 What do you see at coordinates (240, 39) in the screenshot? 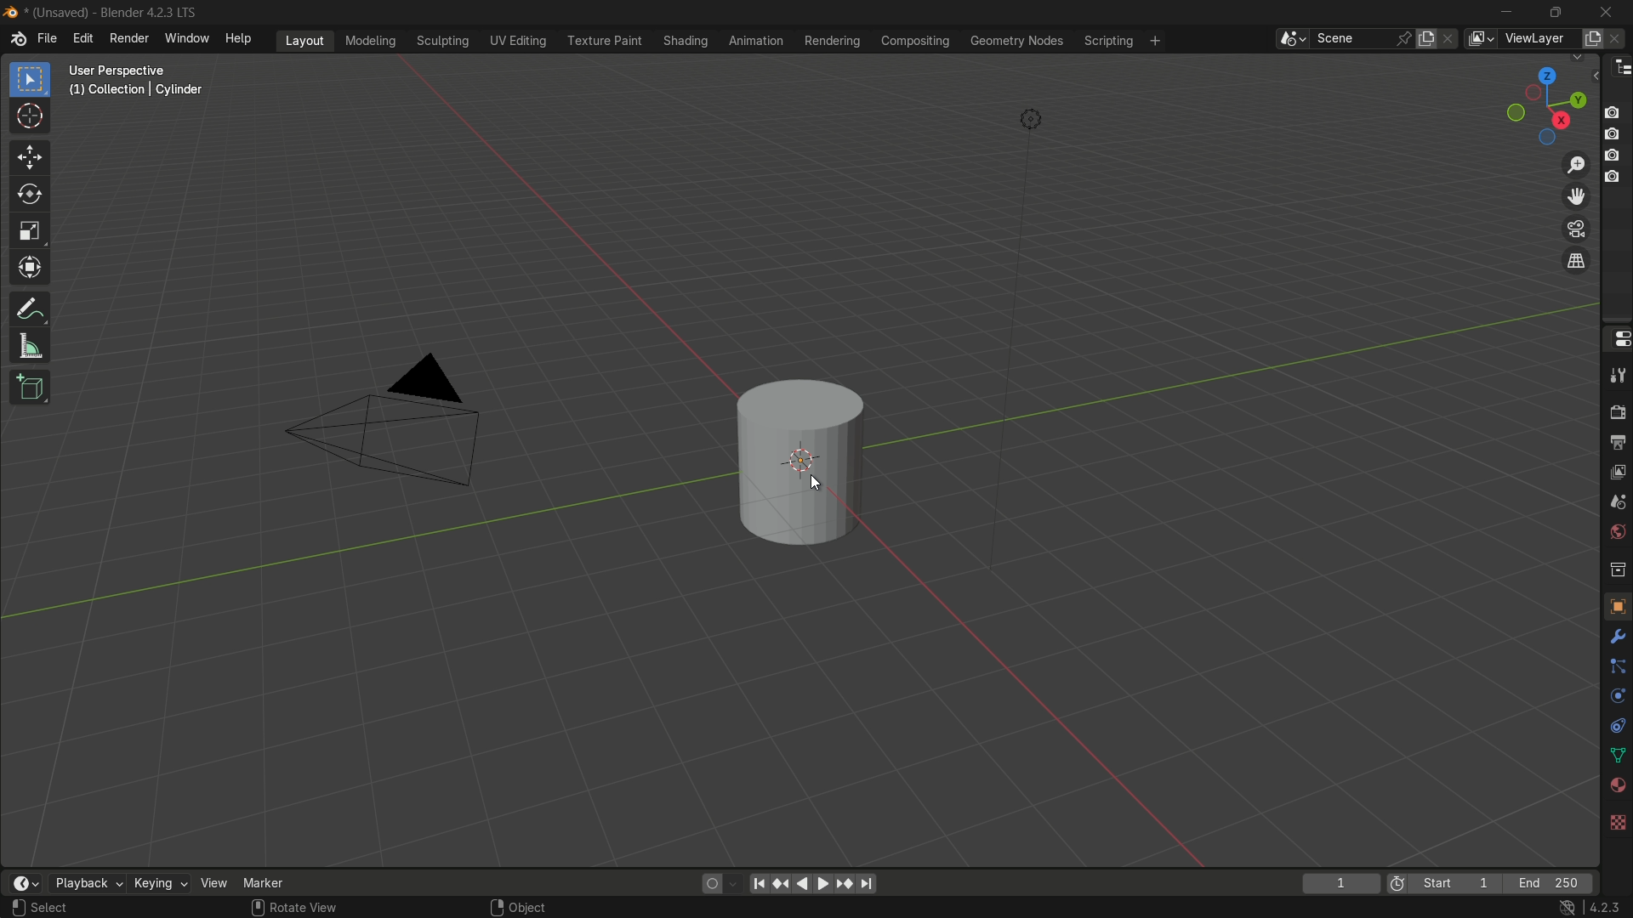
I see `help menu` at bounding box center [240, 39].